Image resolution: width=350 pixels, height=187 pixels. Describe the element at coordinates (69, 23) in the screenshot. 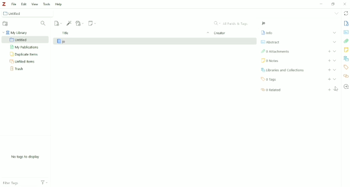

I see `Add Item (s) by Identifier` at that location.